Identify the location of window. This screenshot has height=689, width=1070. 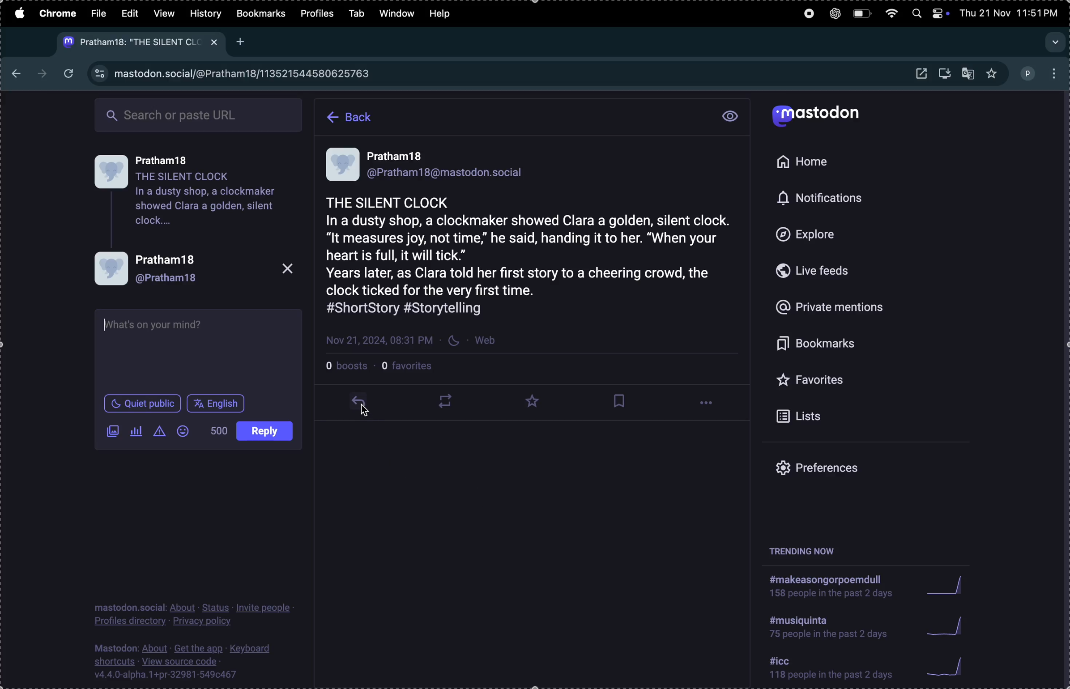
(397, 13).